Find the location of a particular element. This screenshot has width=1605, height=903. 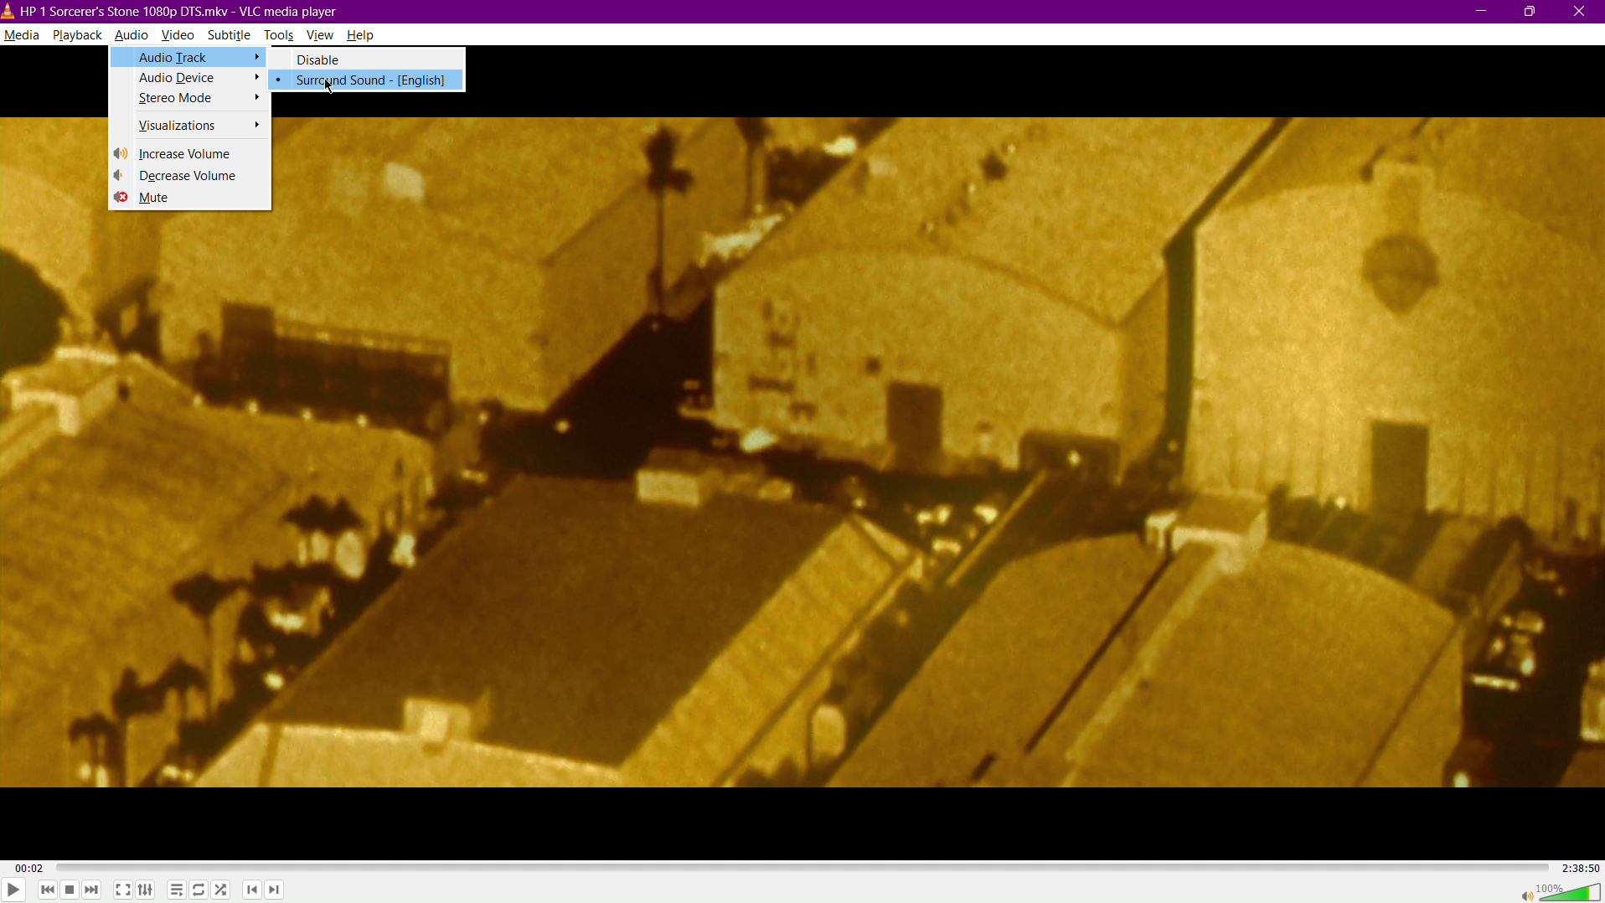

Close is located at coordinates (1583, 11).